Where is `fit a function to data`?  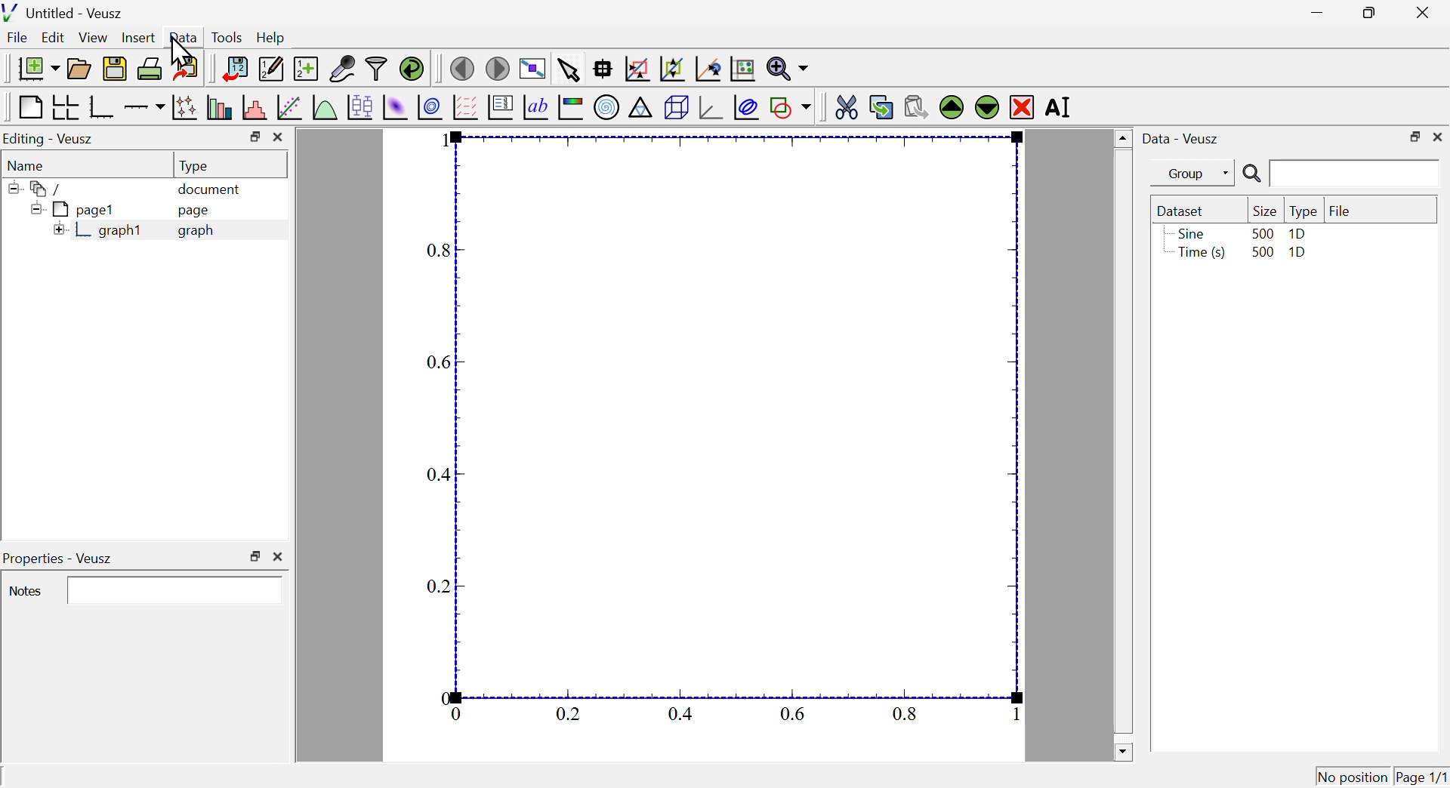
fit a function to data is located at coordinates (288, 108).